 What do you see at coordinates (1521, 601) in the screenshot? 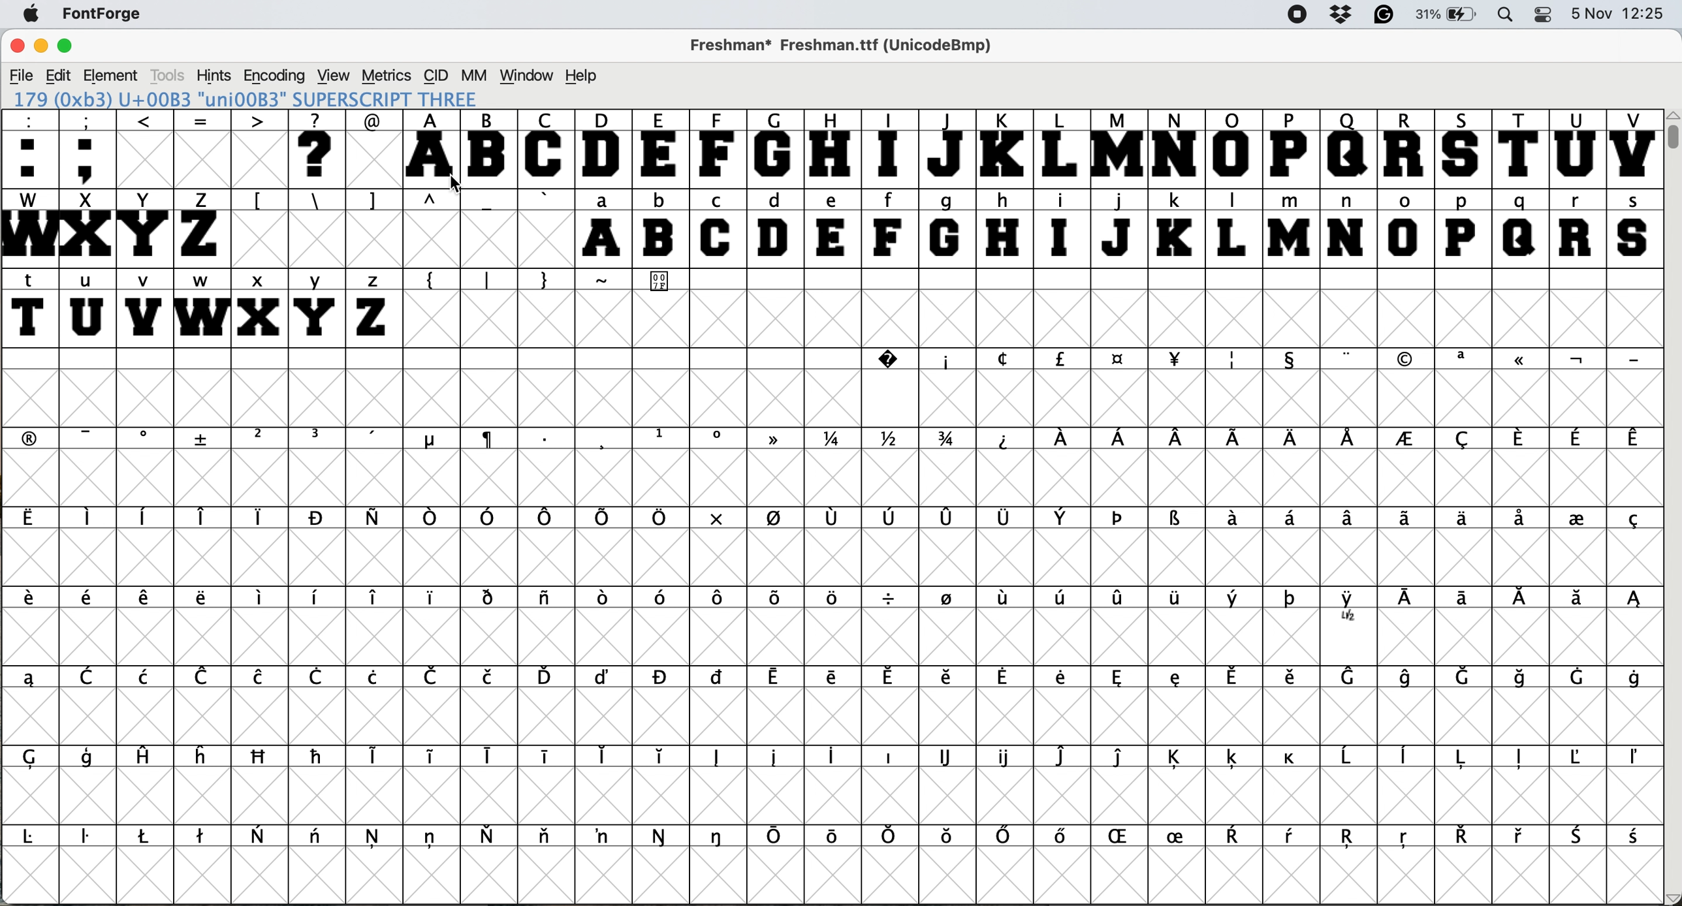
I see `symbol` at bounding box center [1521, 601].